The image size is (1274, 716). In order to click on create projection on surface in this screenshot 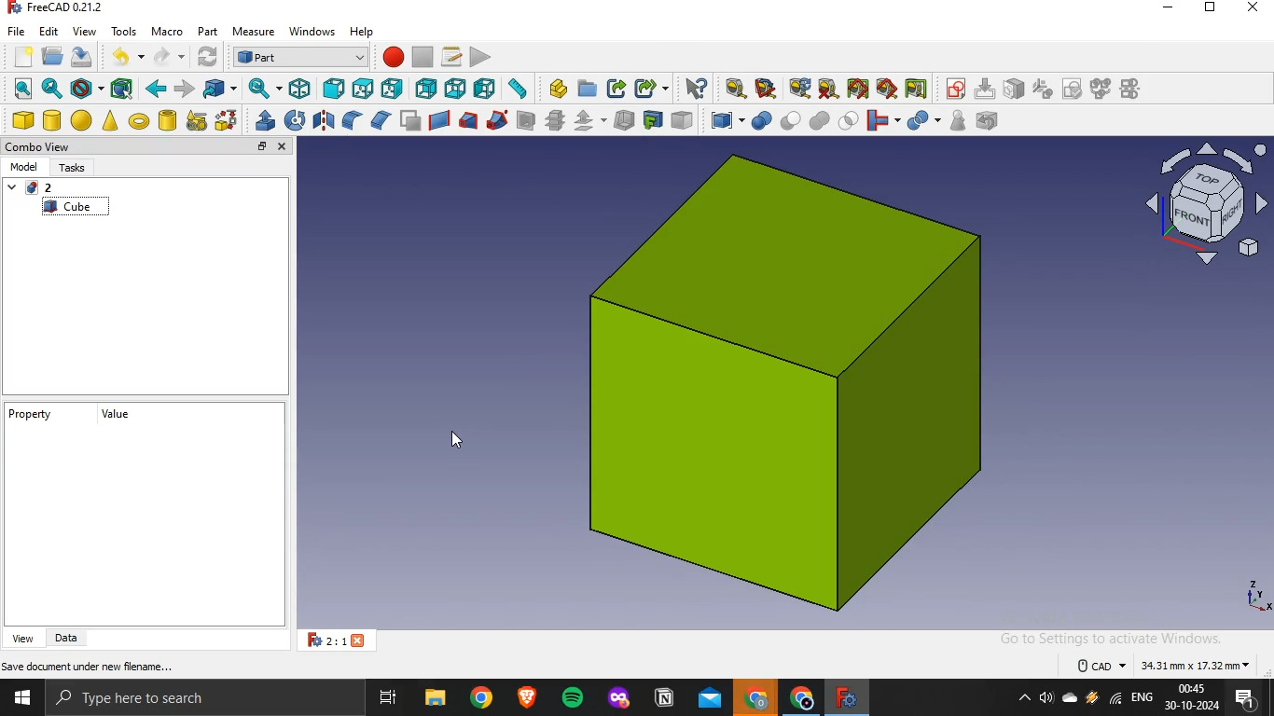, I will do `click(652, 121)`.